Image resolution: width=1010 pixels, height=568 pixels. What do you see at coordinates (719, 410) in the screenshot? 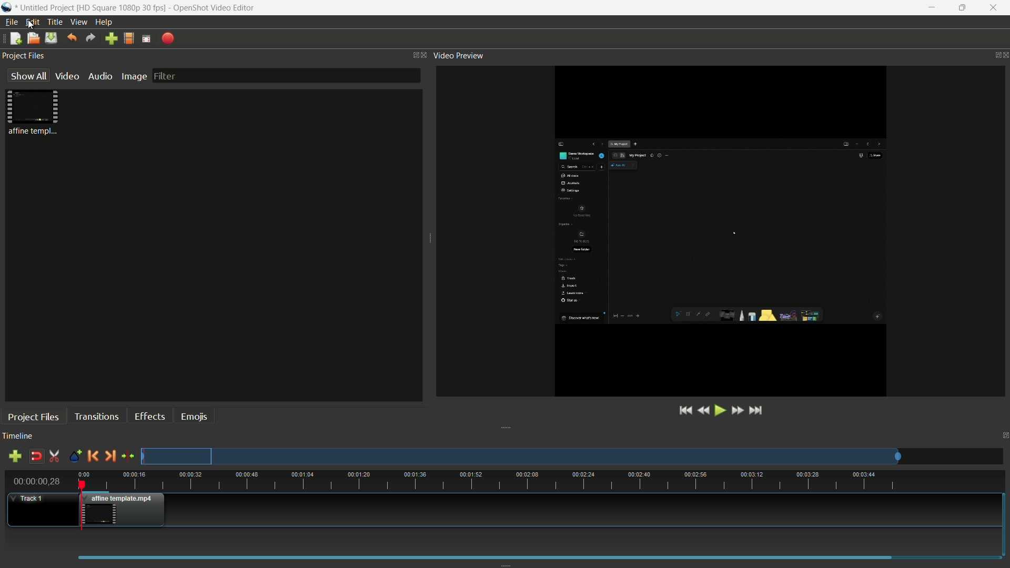
I see `play or pause` at bounding box center [719, 410].